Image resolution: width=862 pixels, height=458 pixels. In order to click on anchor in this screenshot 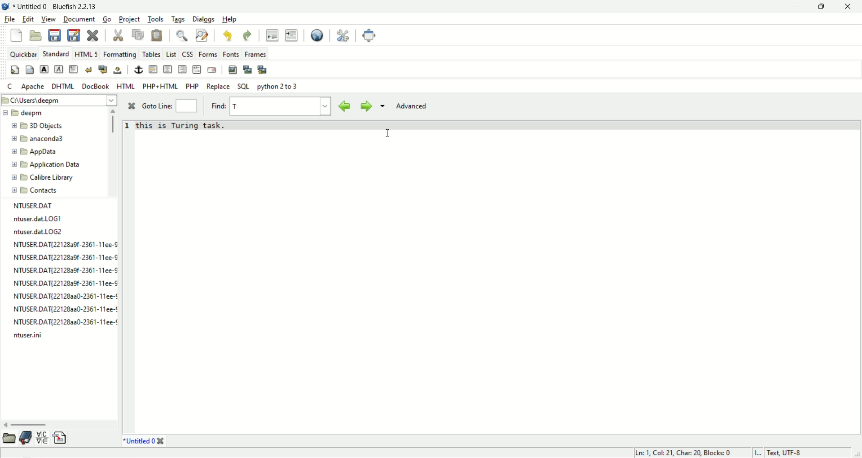, I will do `click(139, 69)`.